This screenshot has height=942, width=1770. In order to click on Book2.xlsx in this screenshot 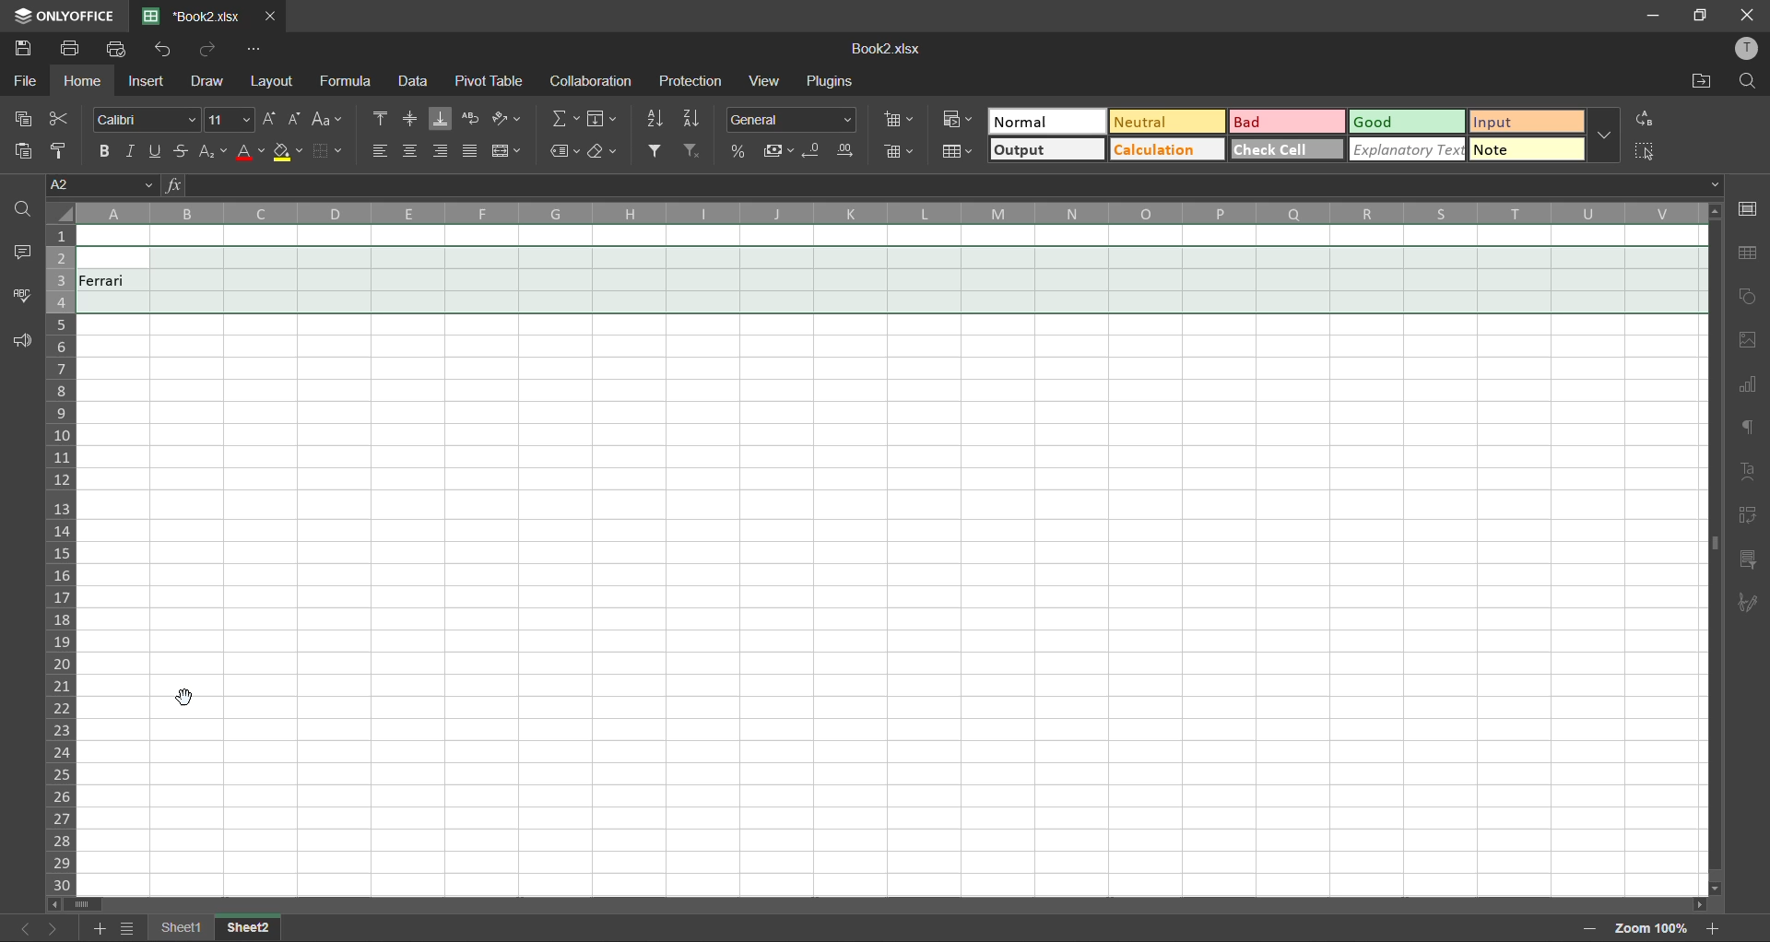, I will do `click(887, 49)`.